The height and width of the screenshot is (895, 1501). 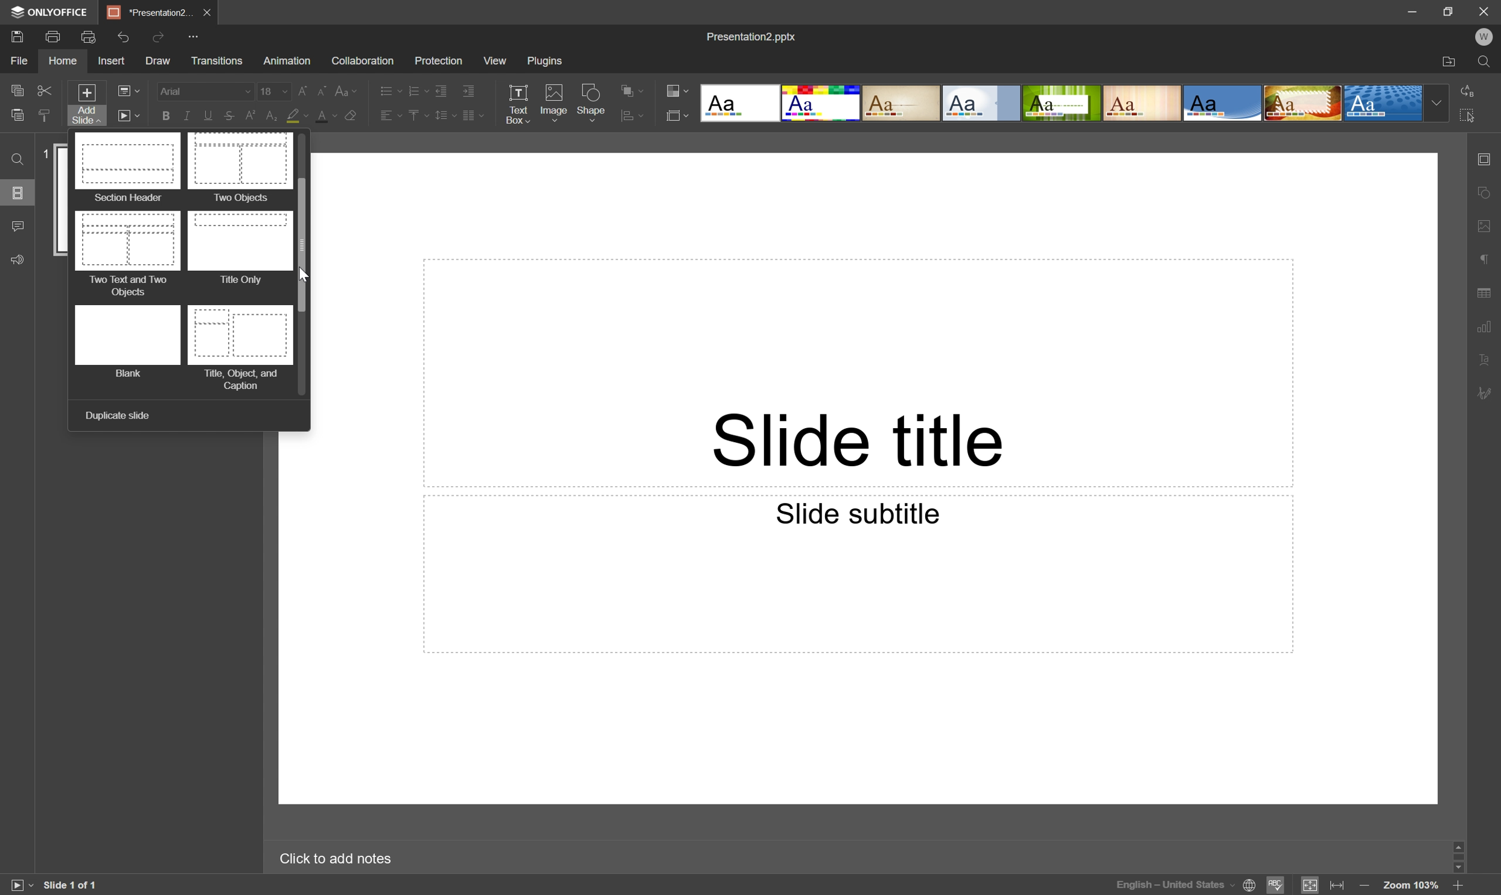 I want to click on Chart settings, so click(x=1486, y=324).